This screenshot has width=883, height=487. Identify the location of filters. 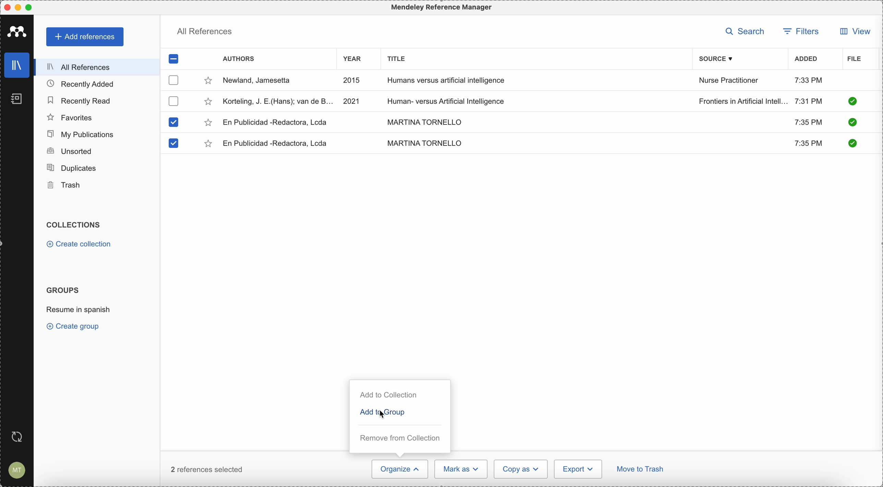
(801, 32).